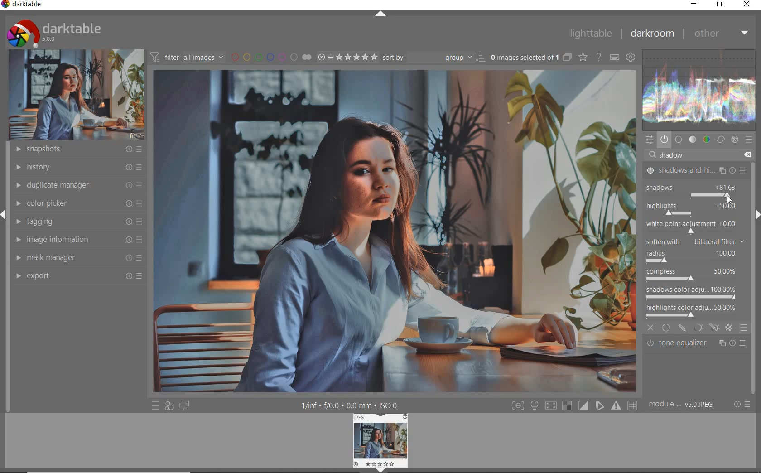 The image size is (761, 473). Describe the element at coordinates (702, 90) in the screenshot. I see `waveform` at that location.